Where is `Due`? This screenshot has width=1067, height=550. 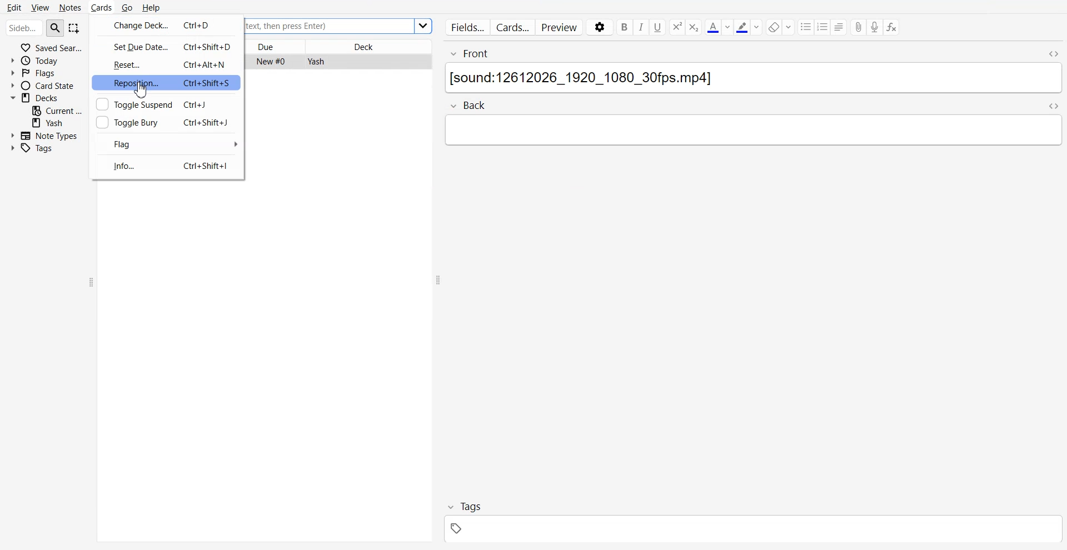
Due is located at coordinates (277, 46).